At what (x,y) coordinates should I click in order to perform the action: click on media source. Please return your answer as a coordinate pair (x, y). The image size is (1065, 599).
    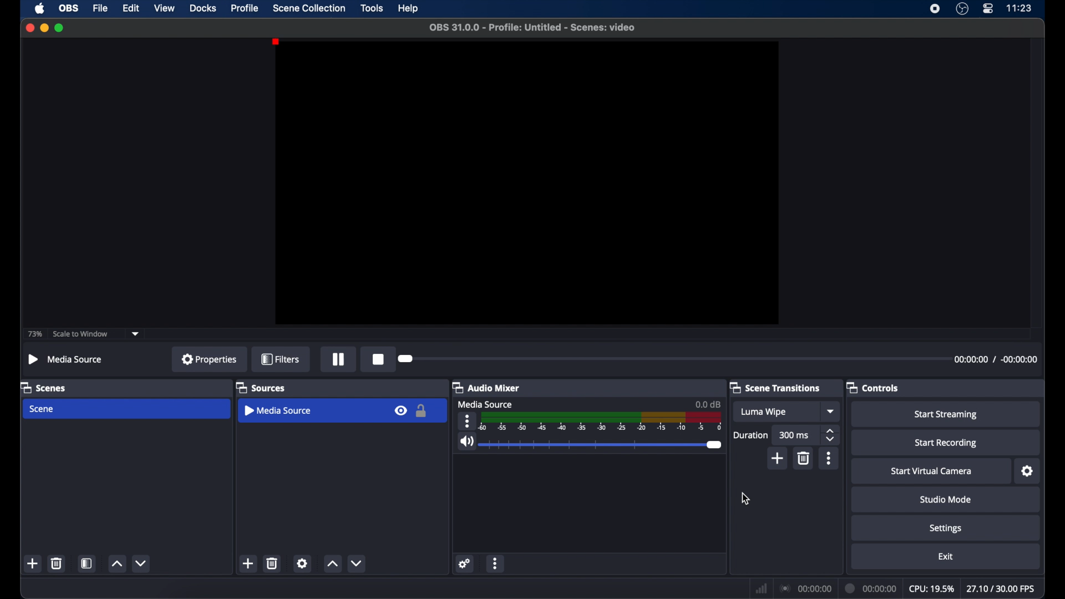
    Looking at the image, I should click on (485, 404).